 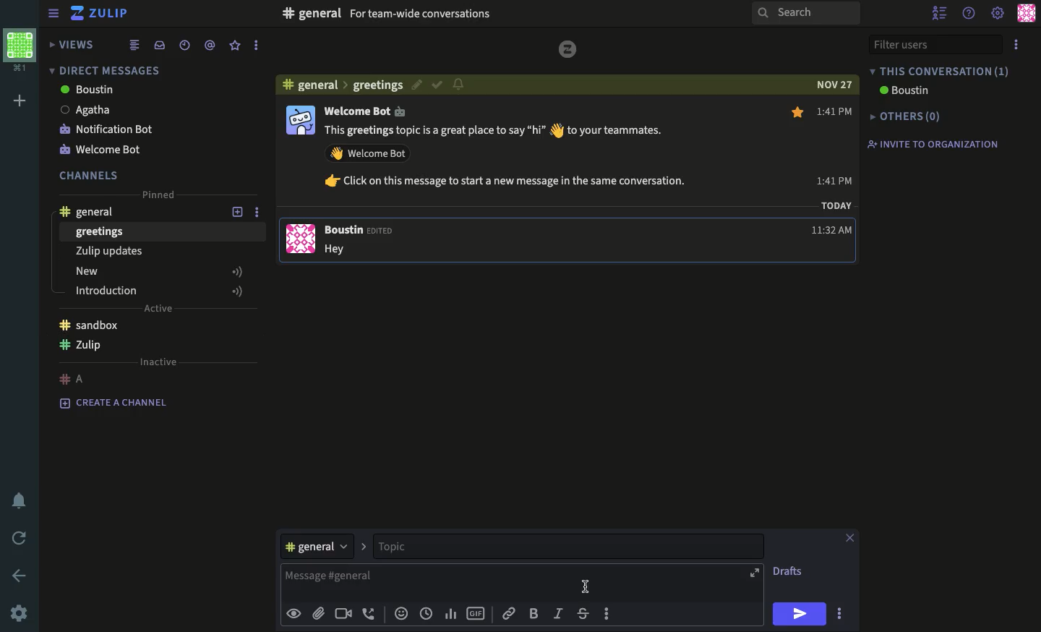 I want to click on italics, so click(x=558, y=614).